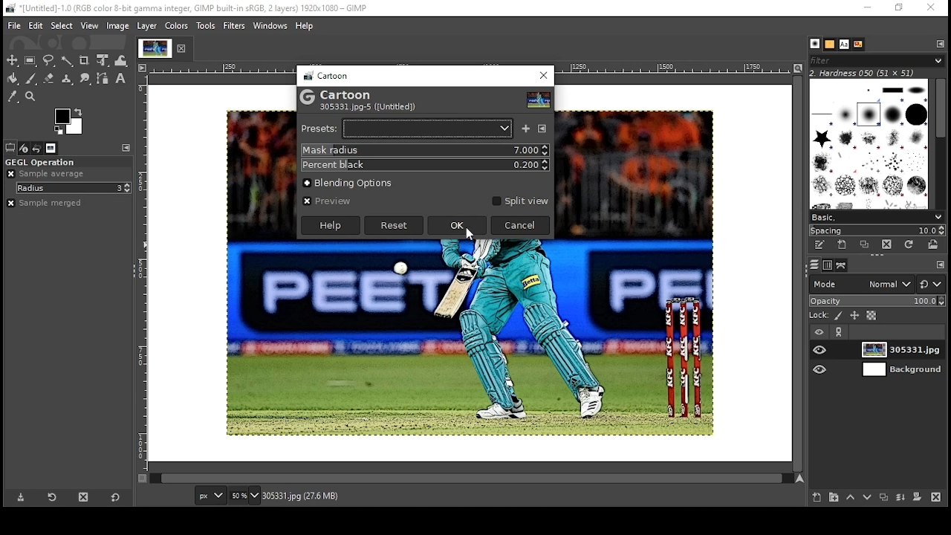  Describe the element at coordinates (245, 496) in the screenshot. I see `zoom level` at that location.